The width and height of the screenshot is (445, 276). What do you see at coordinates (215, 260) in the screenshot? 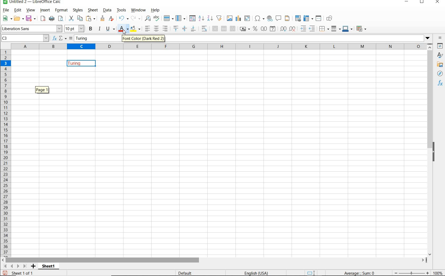
I see `SCROLLBAR` at bounding box center [215, 260].